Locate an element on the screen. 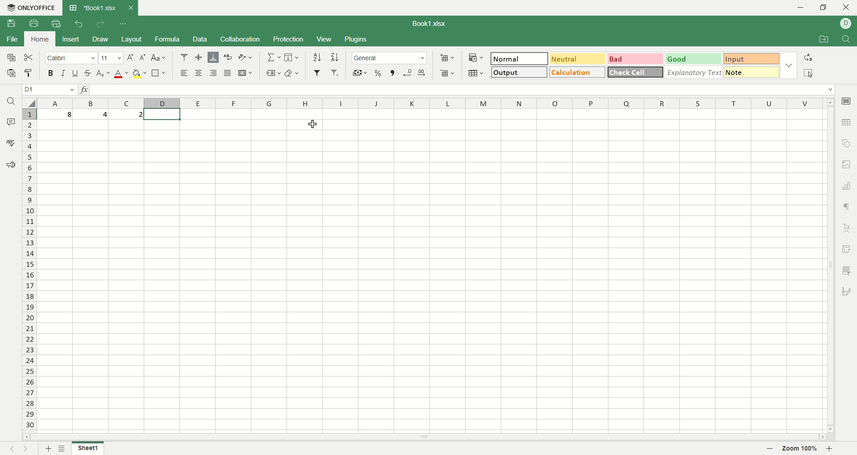 The image size is (857, 455). quick print is located at coordinates (55, 24).